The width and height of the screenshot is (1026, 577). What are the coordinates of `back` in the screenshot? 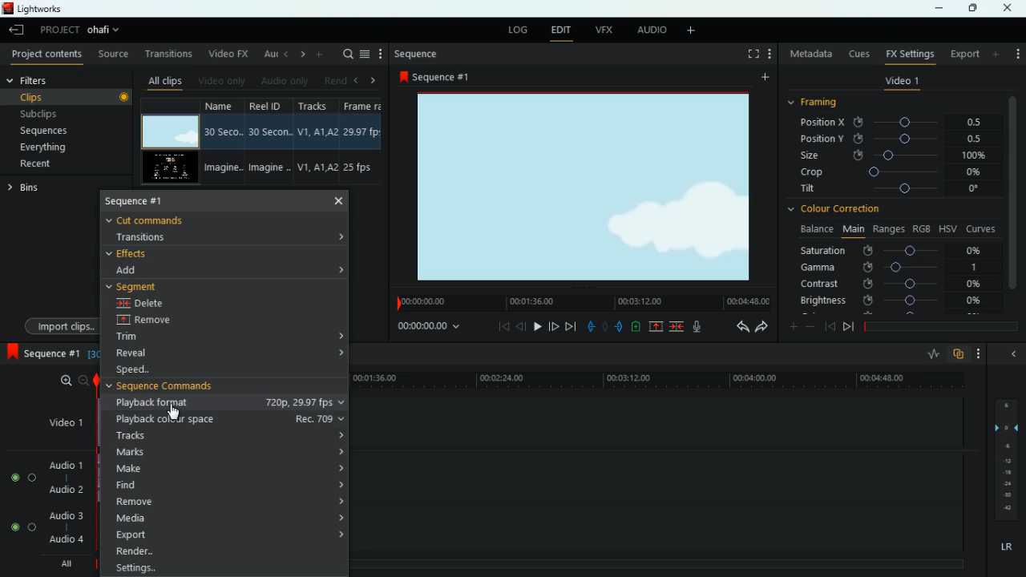 It's located at (523, 326).